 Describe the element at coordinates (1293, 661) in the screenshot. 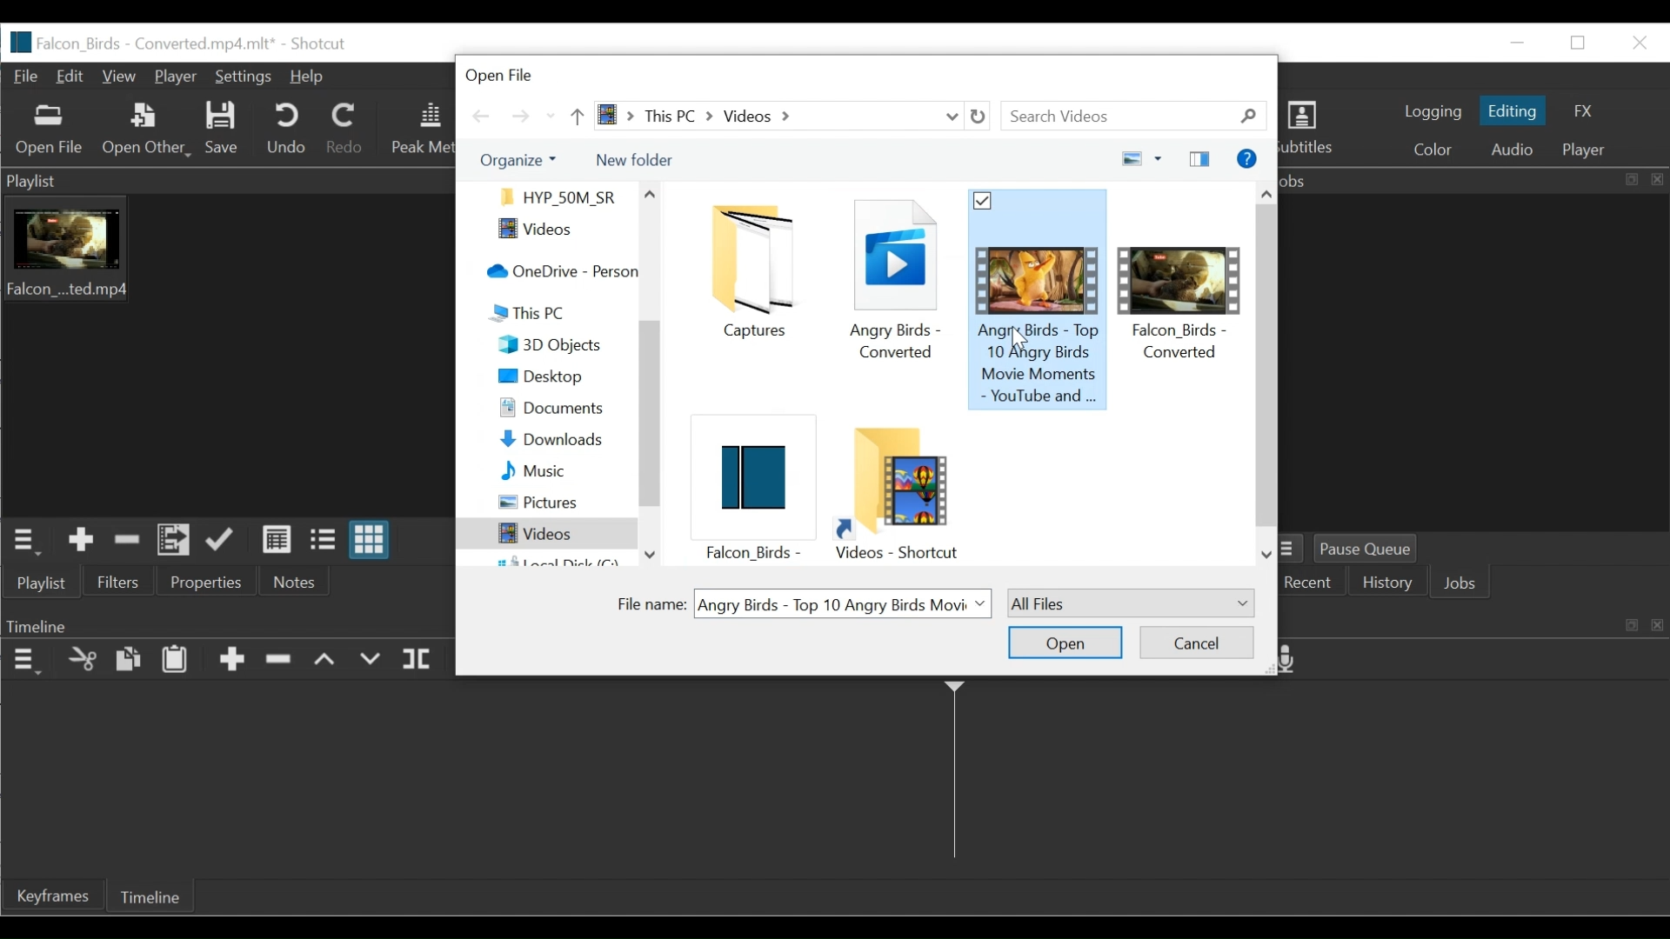

I see `Record audio` at that location.